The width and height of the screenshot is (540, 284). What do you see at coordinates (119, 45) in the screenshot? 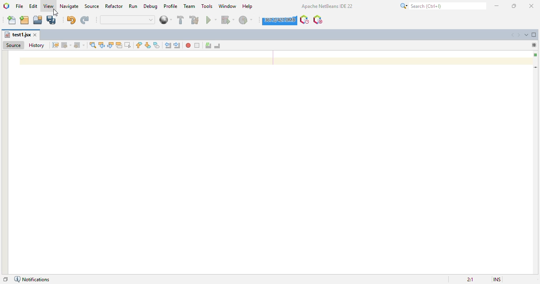
I see `toggle highlight search` at bounding box center [119, 45].